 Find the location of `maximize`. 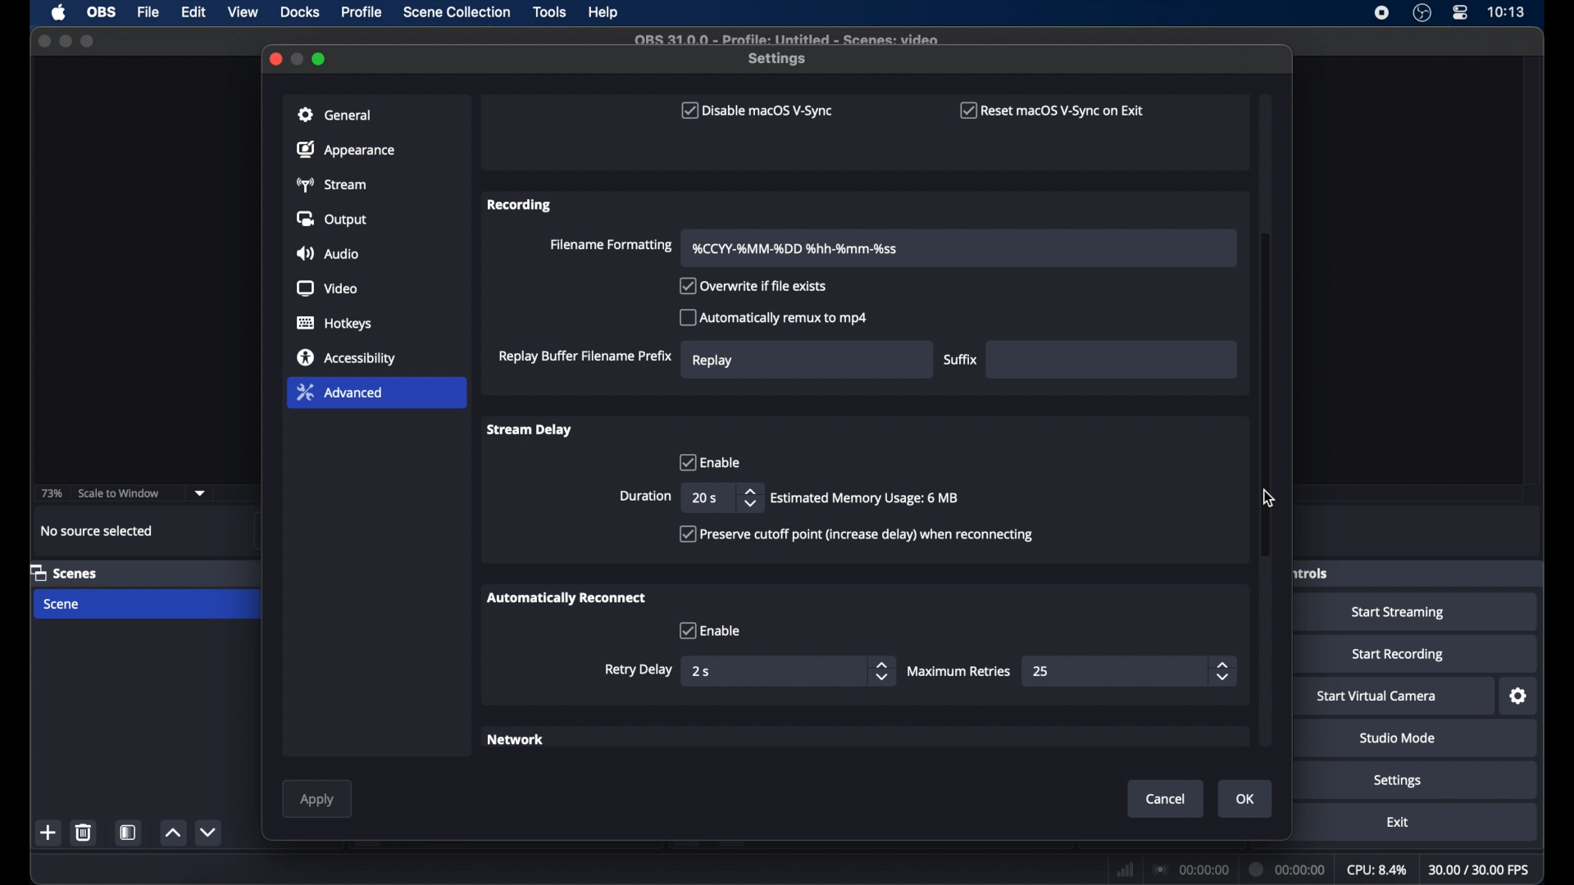

maximize is located at coordinates (89, 41).